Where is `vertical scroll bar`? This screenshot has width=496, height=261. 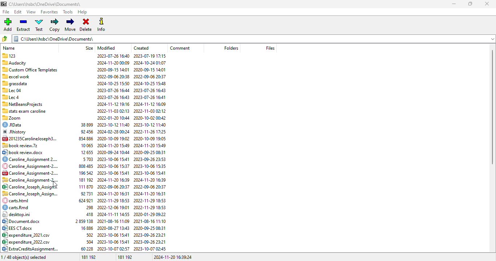
vertical scroll bar is located at coordinates (492, 107).